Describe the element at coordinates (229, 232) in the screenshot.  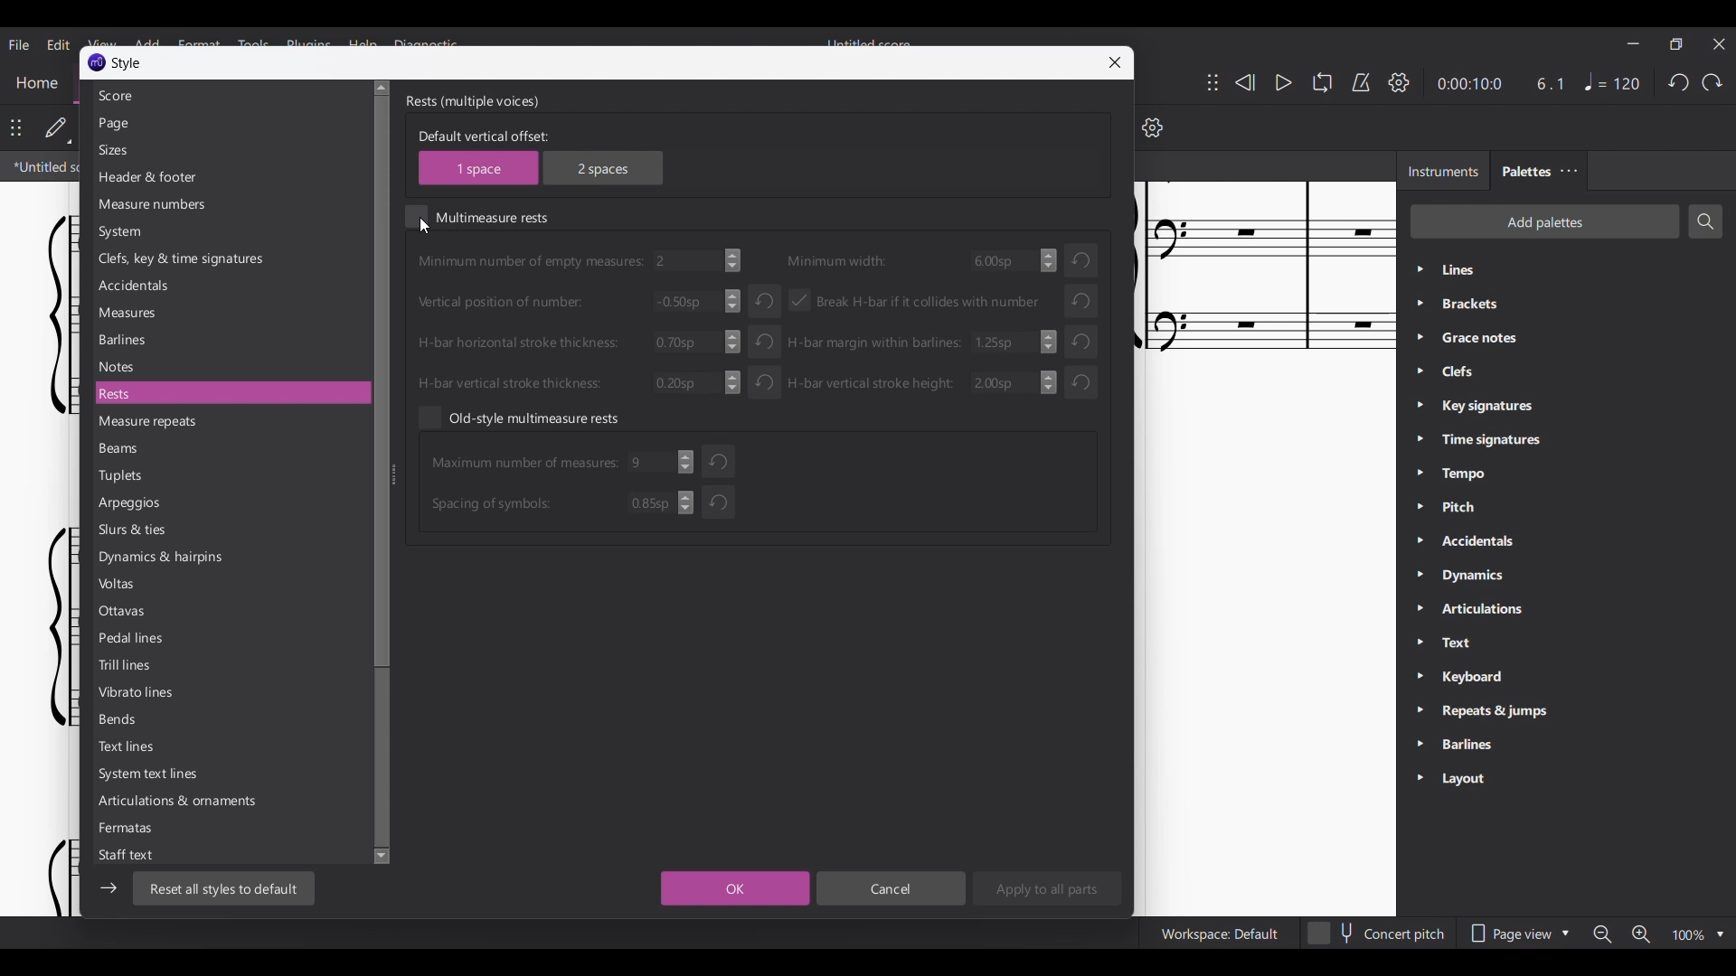
I see `System` at that location.